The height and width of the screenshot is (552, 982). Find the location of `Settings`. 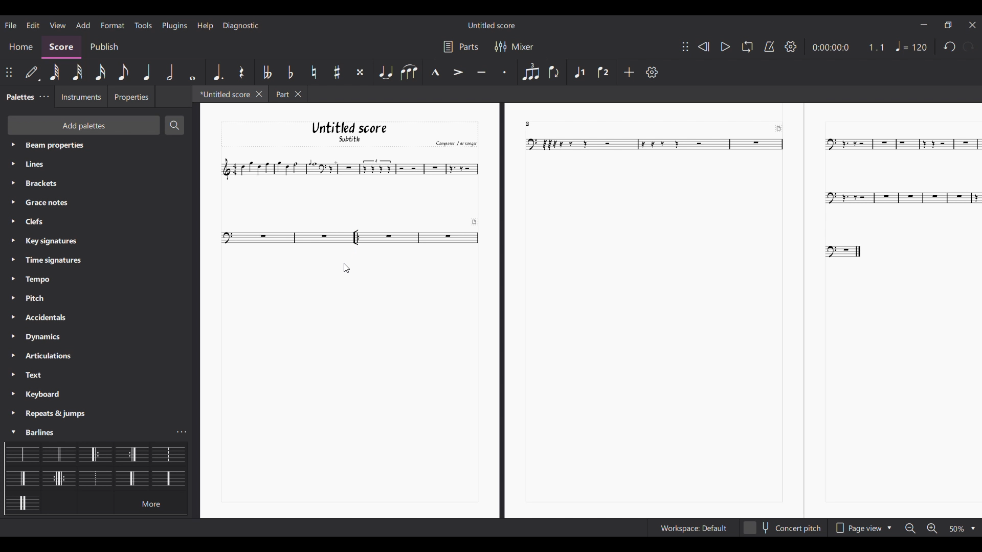

Settings is located at coordinates (791, 47).